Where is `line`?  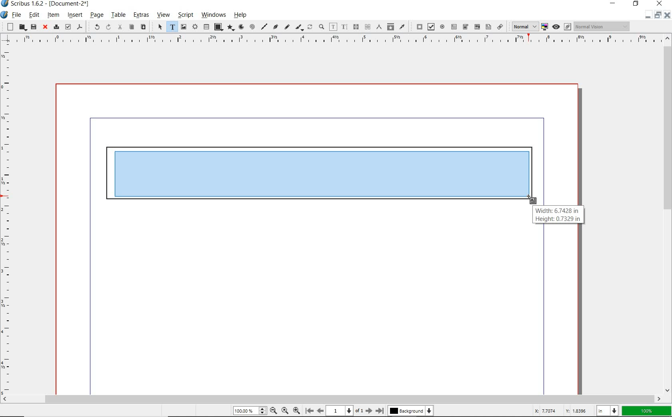
line is located at coordinates (264, 26).